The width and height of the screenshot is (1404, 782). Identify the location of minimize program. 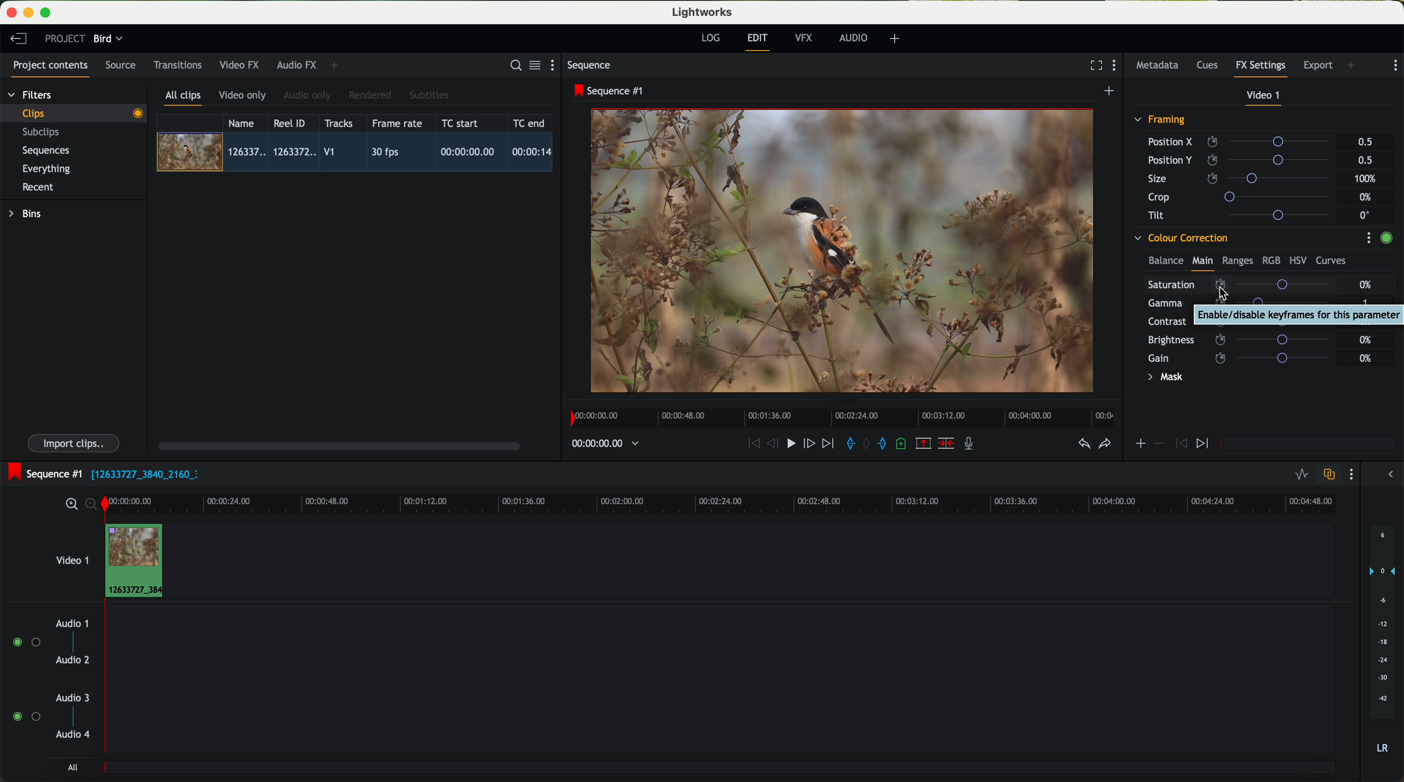
(31, 13).